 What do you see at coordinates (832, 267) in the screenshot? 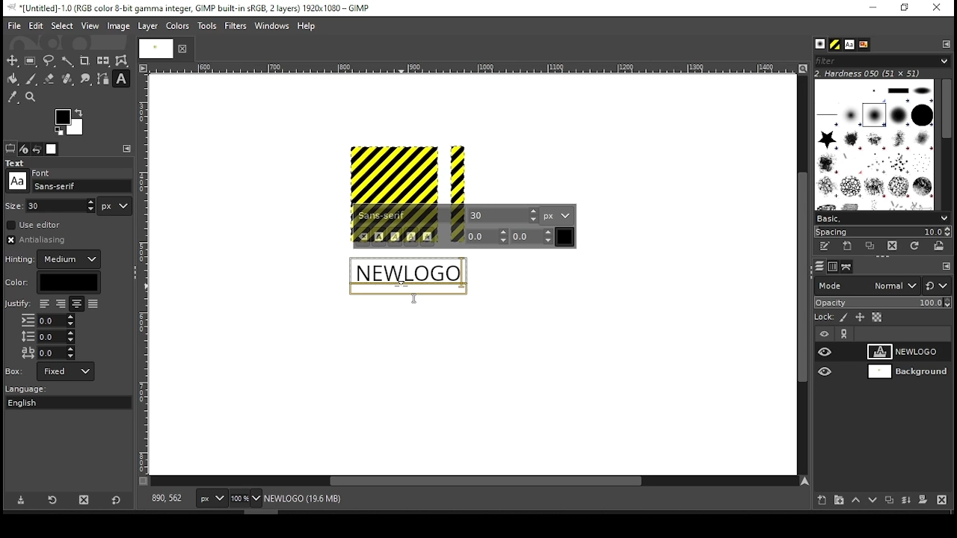
I see `channels` at bounding box center [832, 267].